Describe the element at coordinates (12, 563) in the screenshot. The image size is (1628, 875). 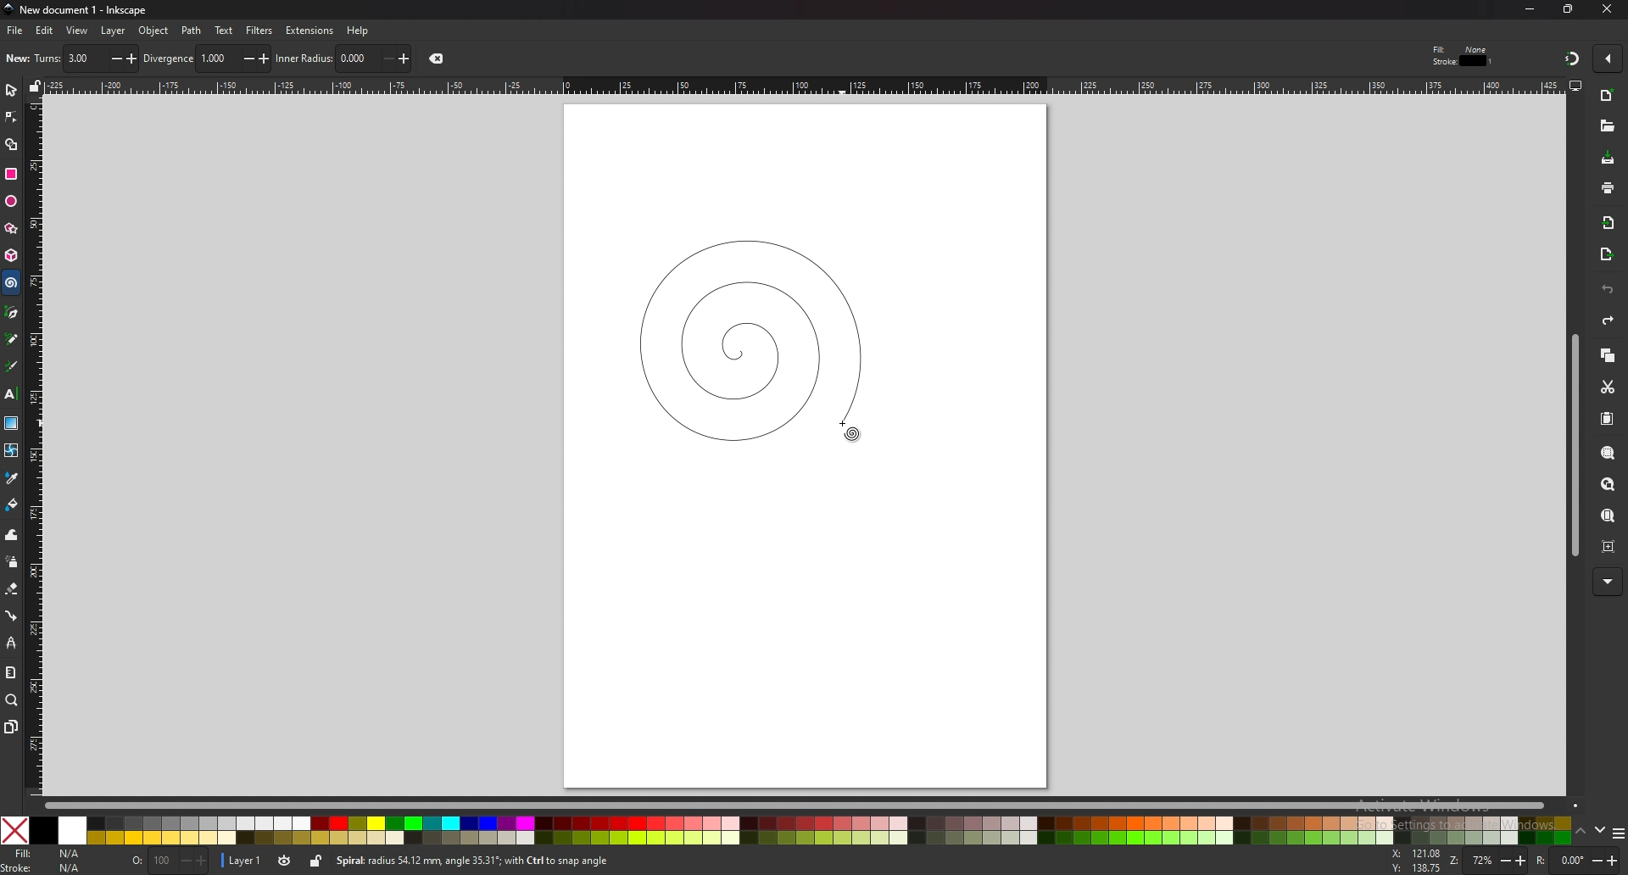
I see `spray` at that location.